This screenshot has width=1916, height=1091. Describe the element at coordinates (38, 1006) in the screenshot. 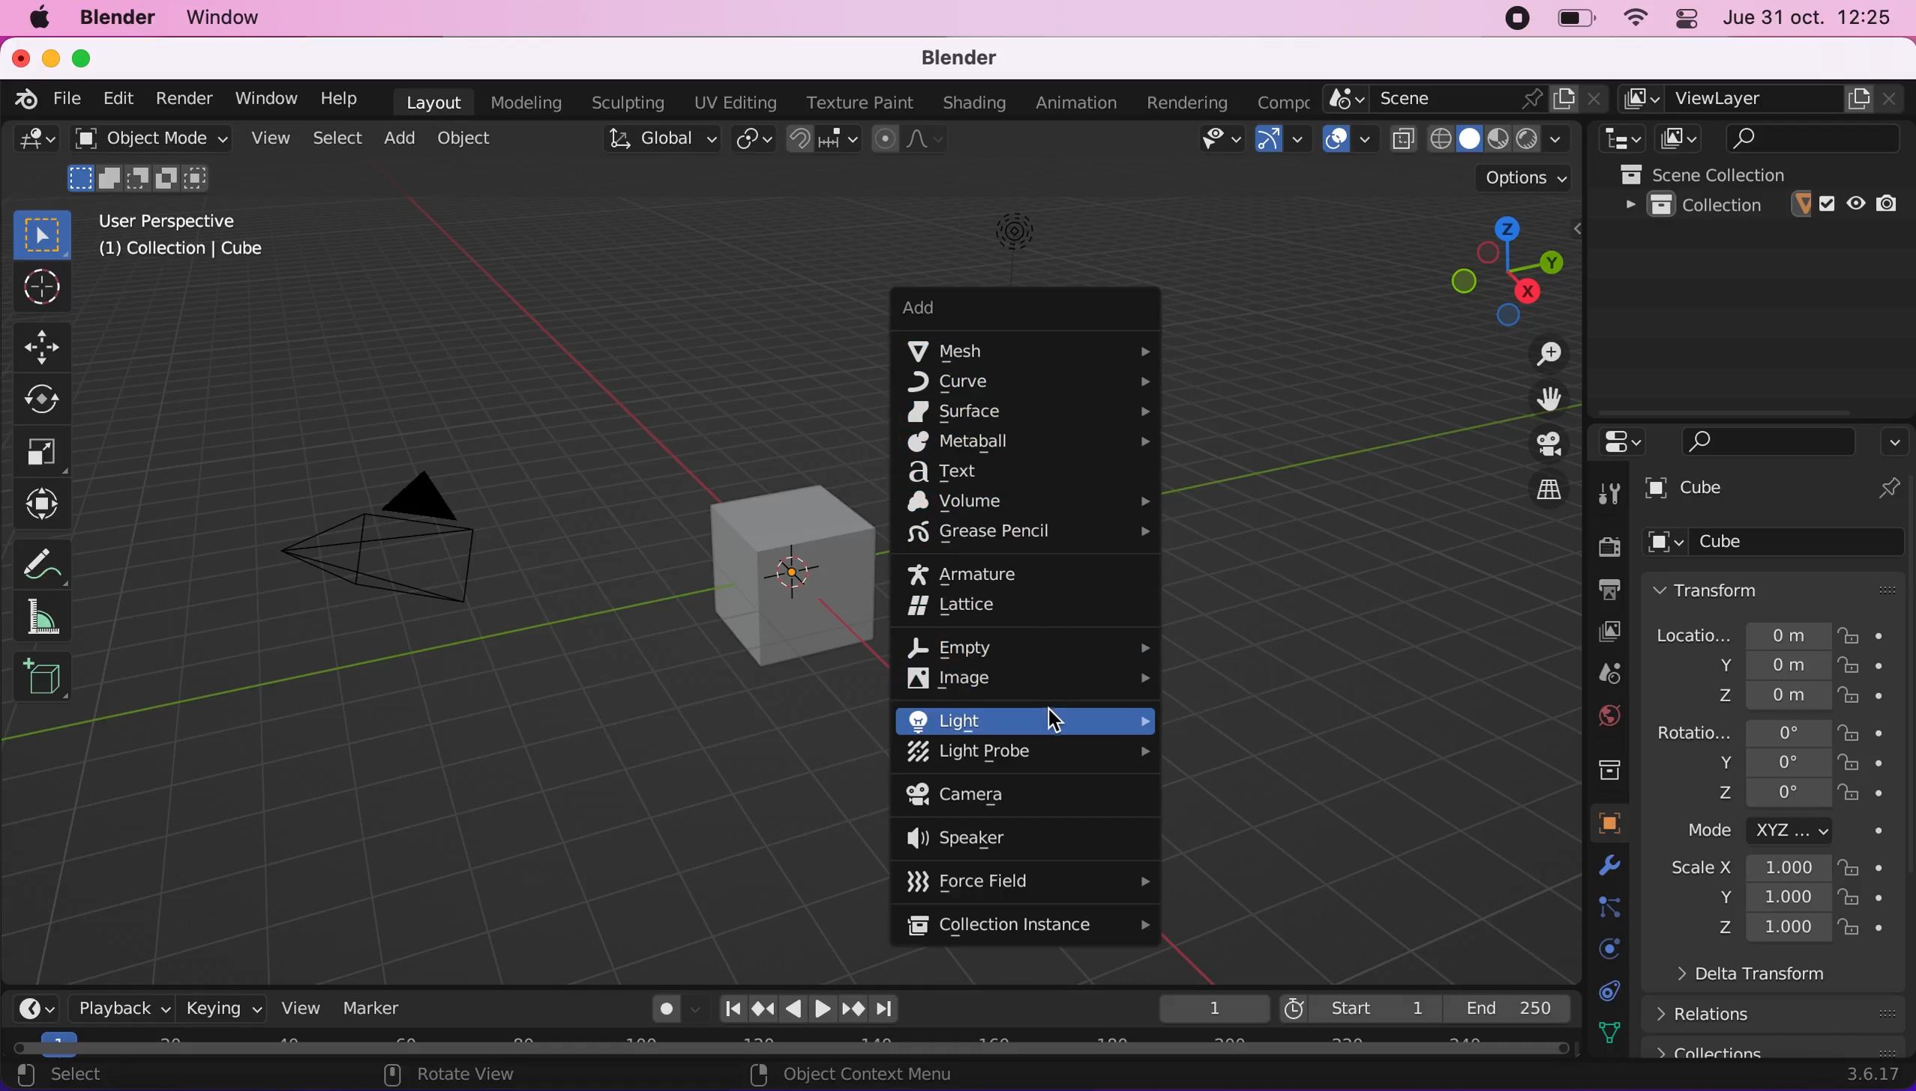

I see `editor type` at that location.